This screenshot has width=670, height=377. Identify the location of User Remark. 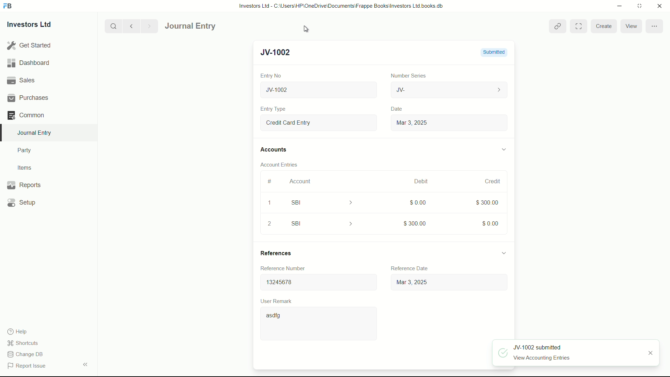
(280, 300).